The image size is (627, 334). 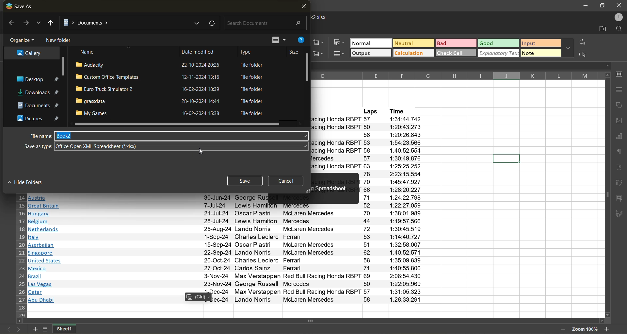 What do you see at coordinates (602, 6) in the screenshot?
I see `restore down` at bounding box center [602, 6].